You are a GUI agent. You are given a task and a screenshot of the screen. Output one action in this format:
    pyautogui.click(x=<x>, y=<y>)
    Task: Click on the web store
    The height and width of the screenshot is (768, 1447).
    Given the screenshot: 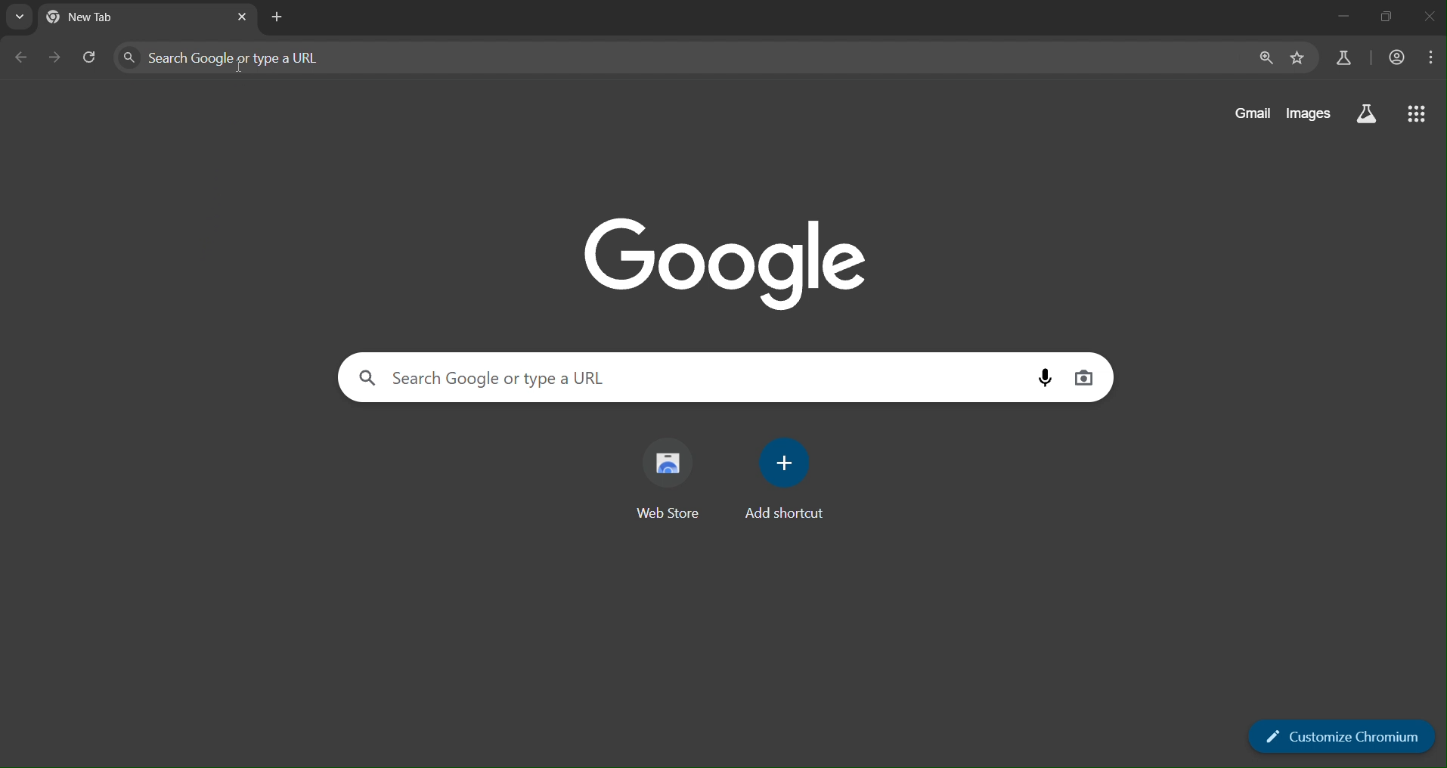 What is the action you would take?
    pyautogui.click(x=668, y=477)
    